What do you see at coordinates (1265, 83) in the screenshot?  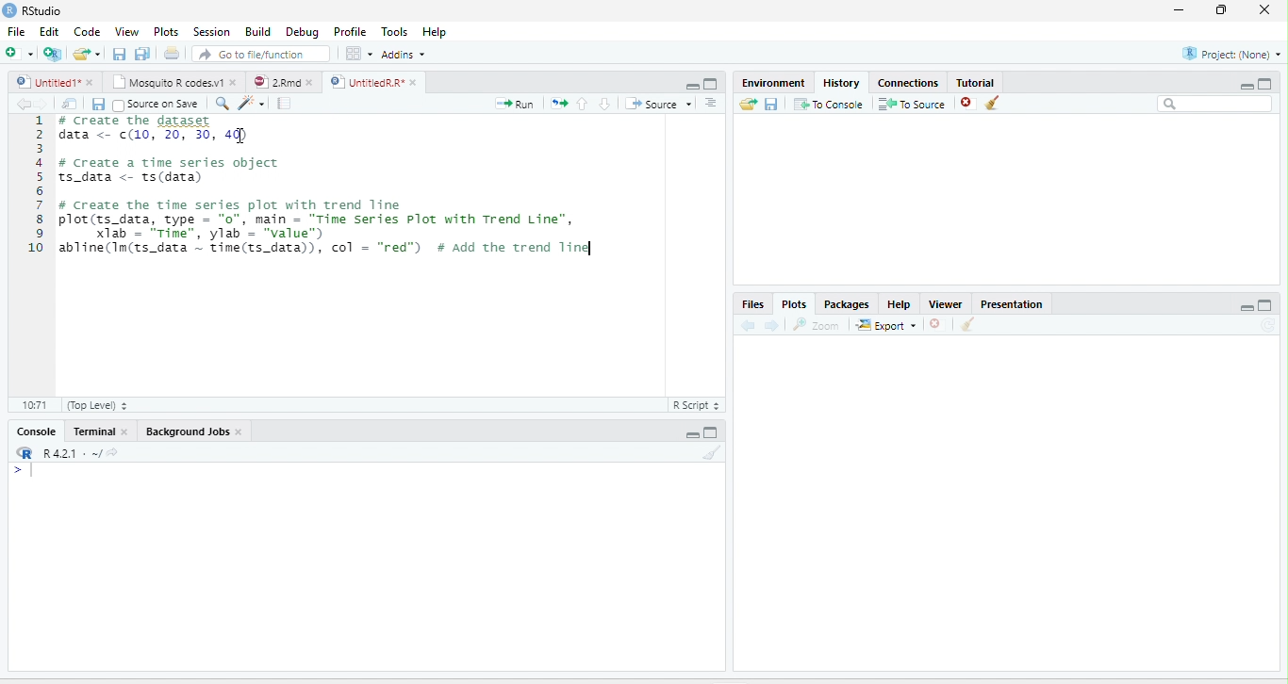 I see `Maximize` at bounding box center [1265, 83].